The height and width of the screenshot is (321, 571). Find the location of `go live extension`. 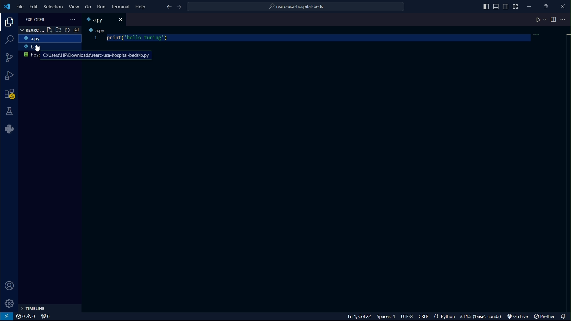

go live extension is located at coordinates (517, 316).